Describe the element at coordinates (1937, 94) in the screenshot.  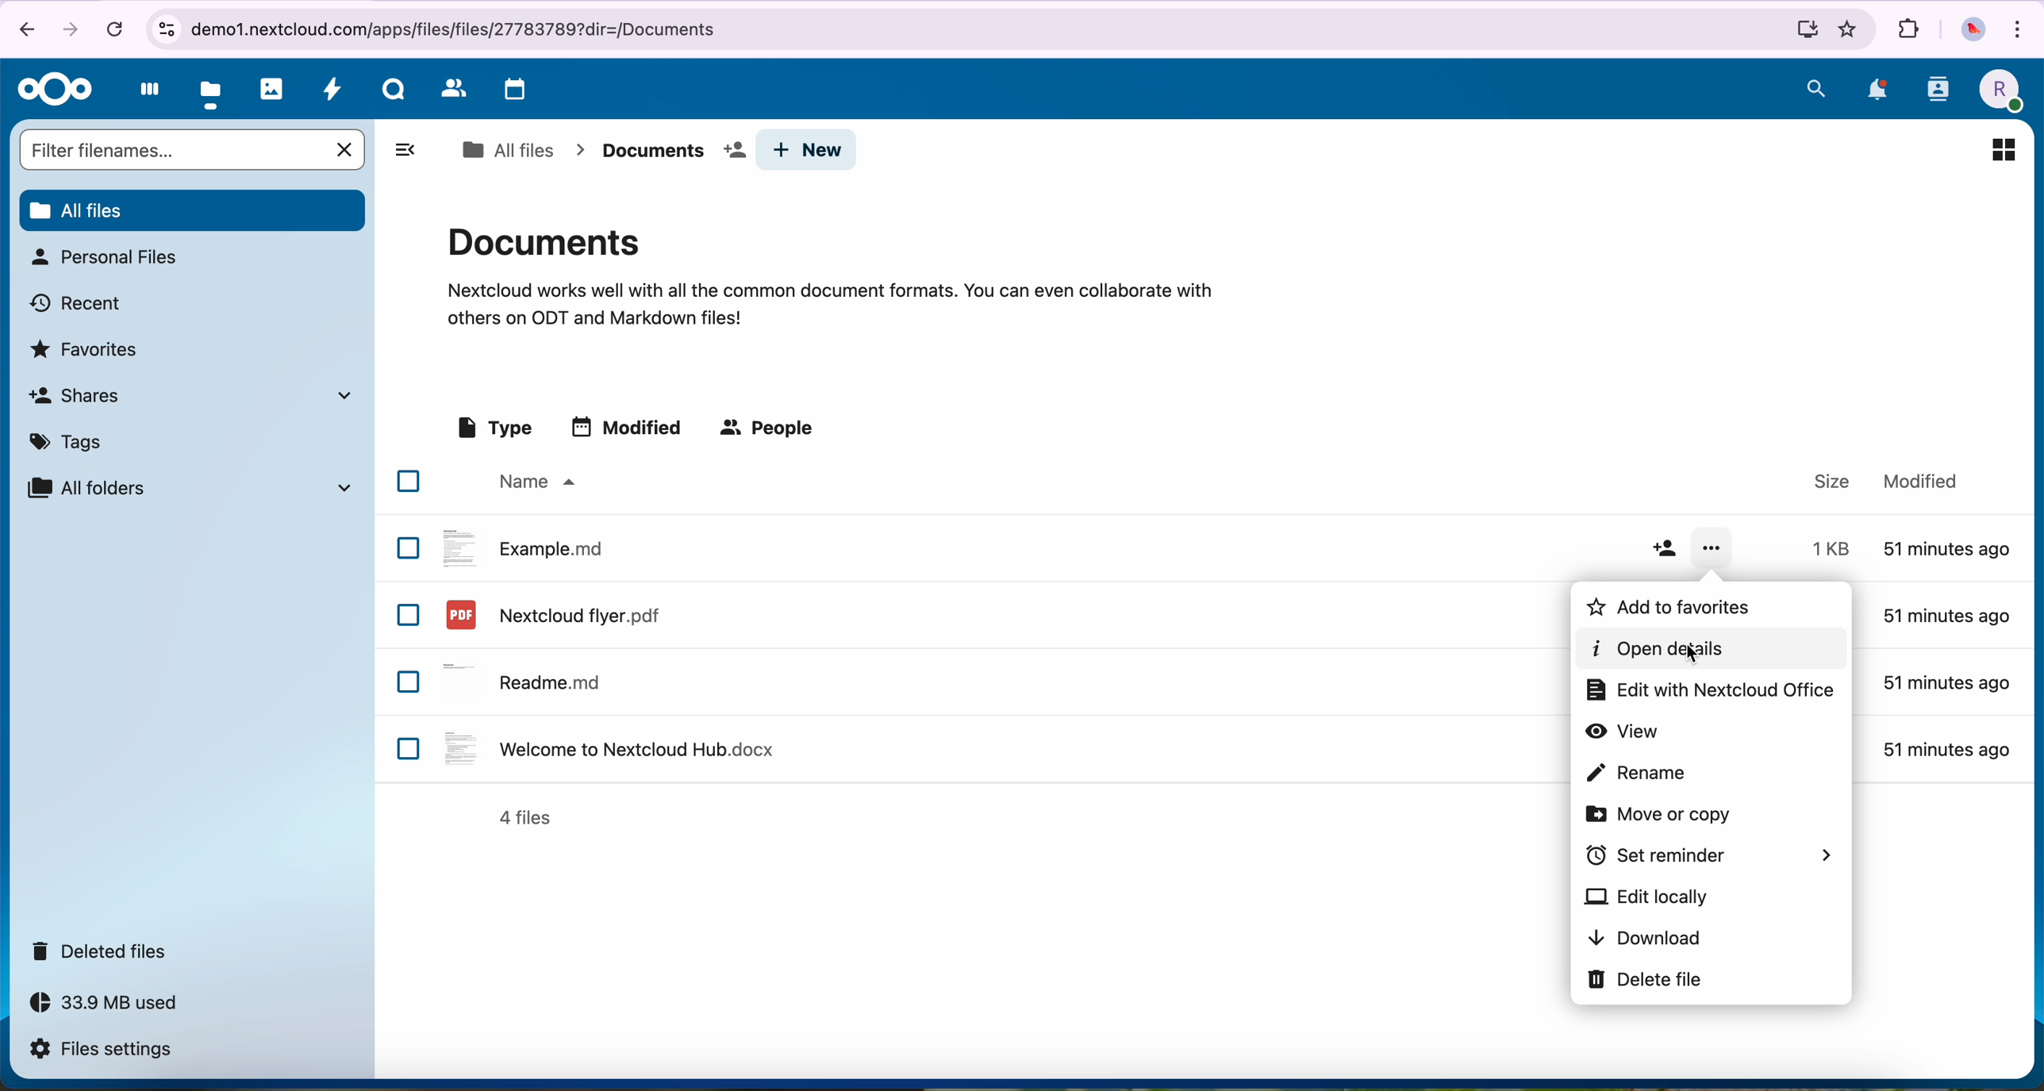
I see `contacts` at that location.